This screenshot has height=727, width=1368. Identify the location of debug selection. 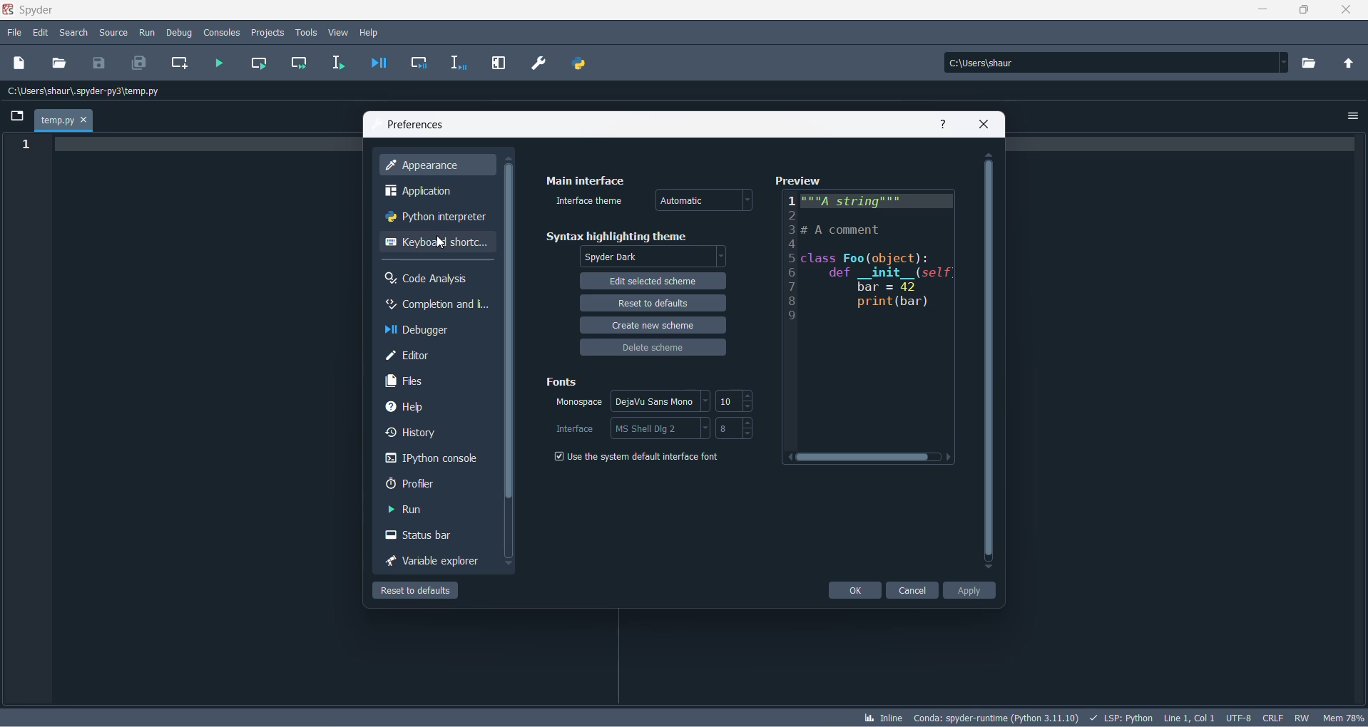
(456, 64).